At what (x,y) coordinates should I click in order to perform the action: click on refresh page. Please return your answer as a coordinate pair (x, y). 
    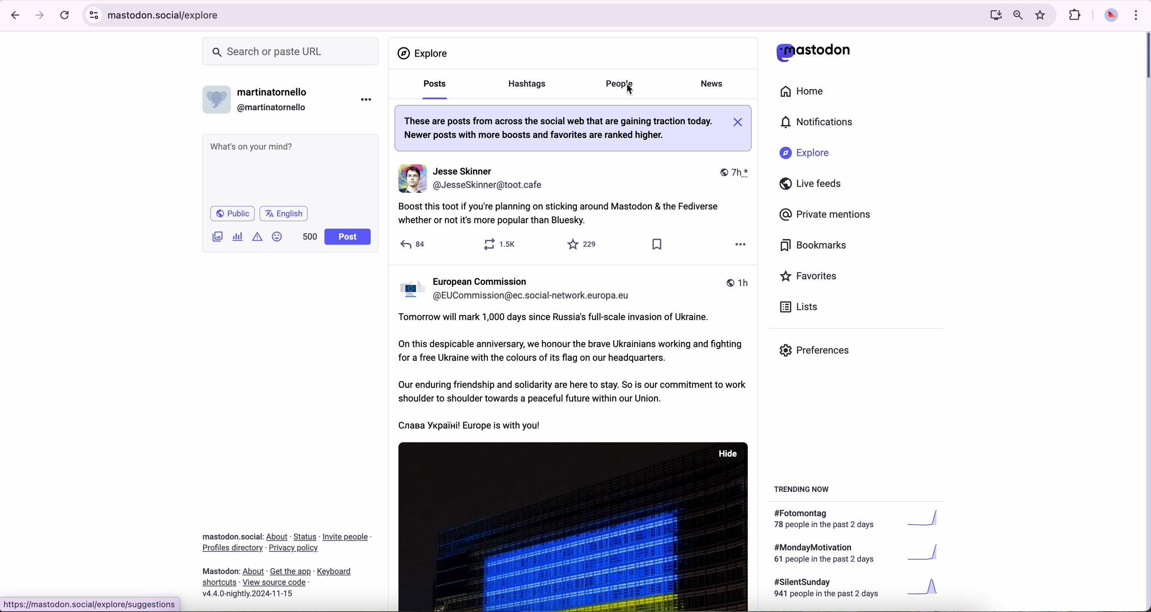
    Looking at the image, I should click on (65, 16).